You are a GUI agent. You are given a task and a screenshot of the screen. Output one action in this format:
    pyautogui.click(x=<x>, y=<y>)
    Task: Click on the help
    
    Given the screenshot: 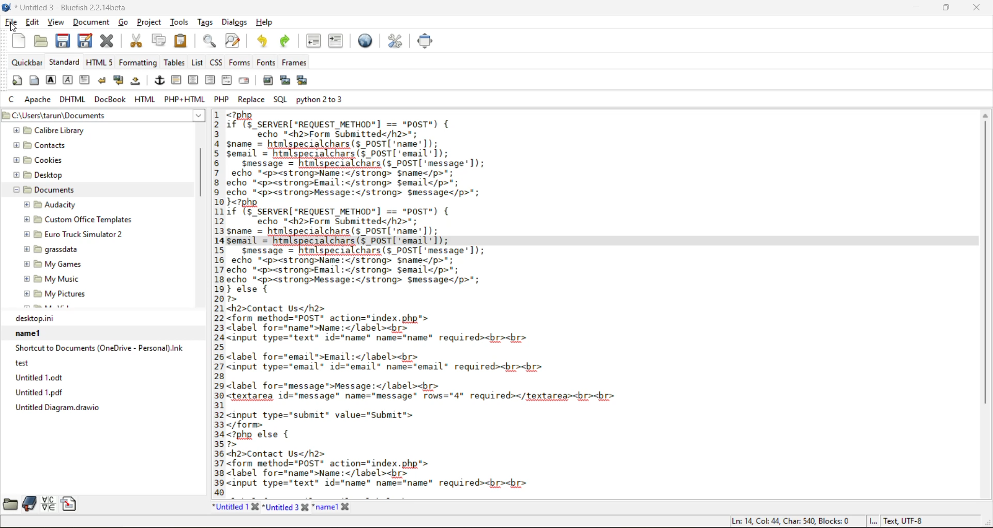 What is the action you would take?
    pyautogui.click(x=264, y=22)
    